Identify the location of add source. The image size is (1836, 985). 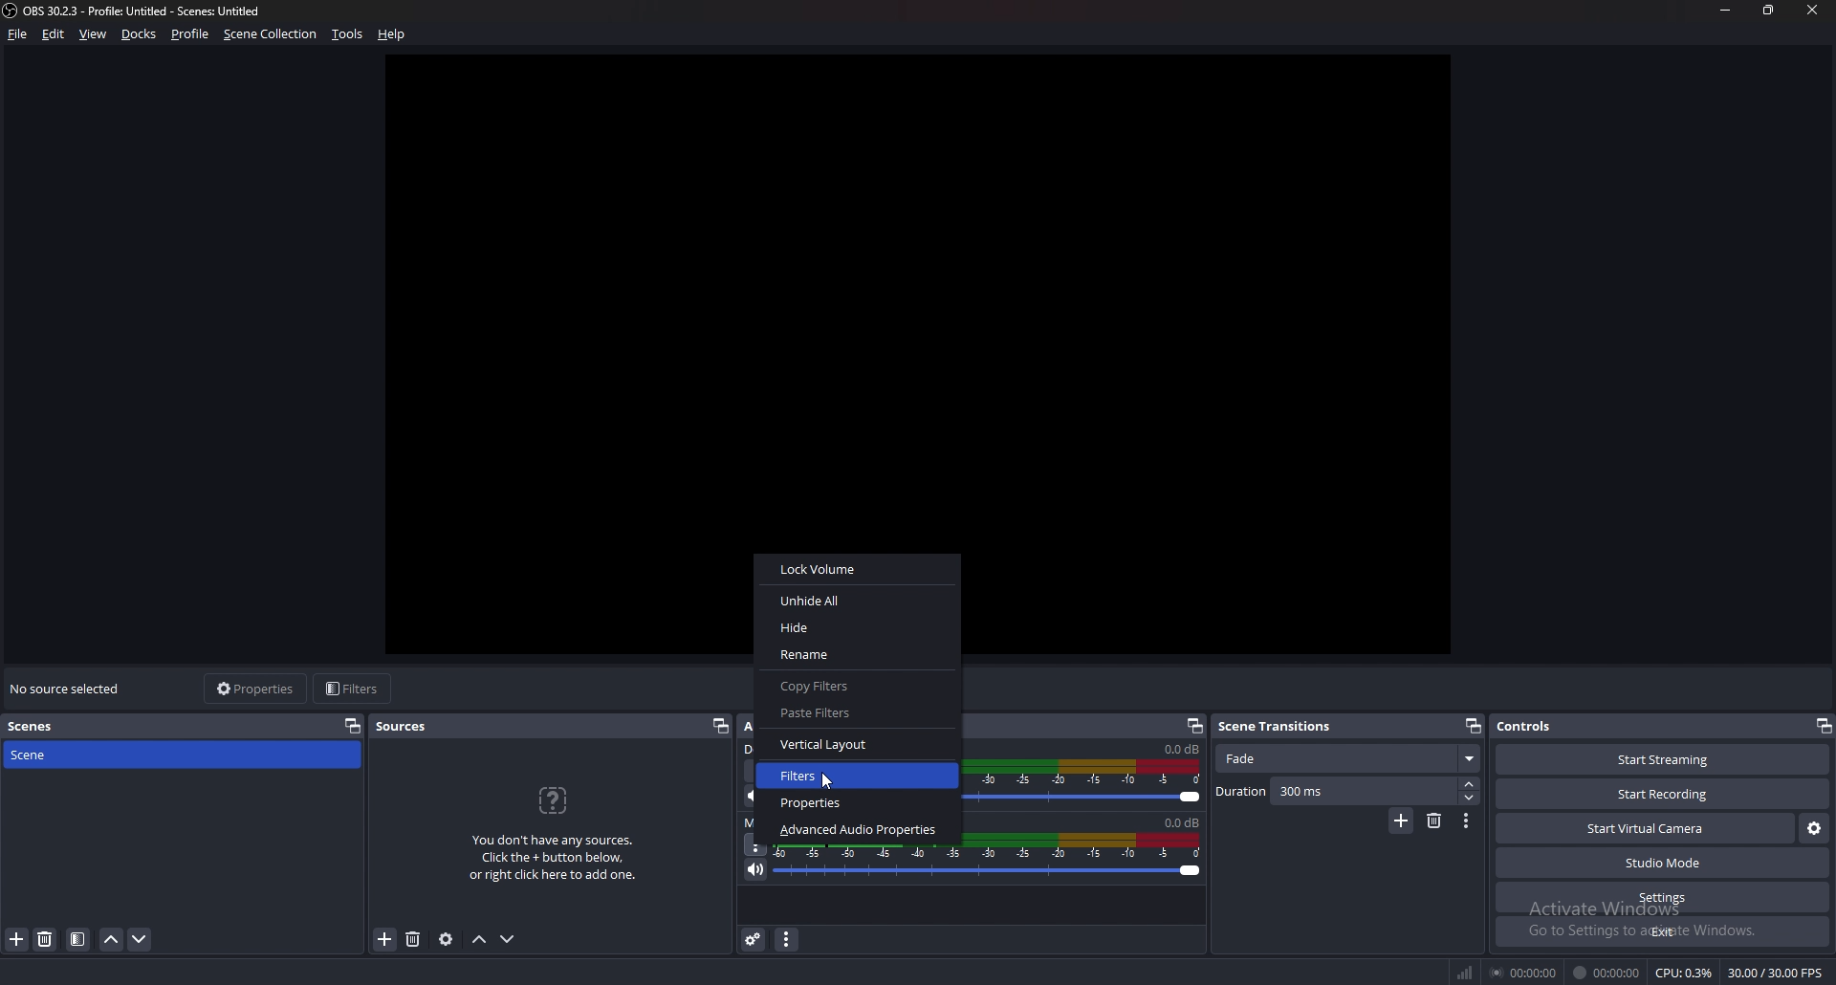
(416, 940).